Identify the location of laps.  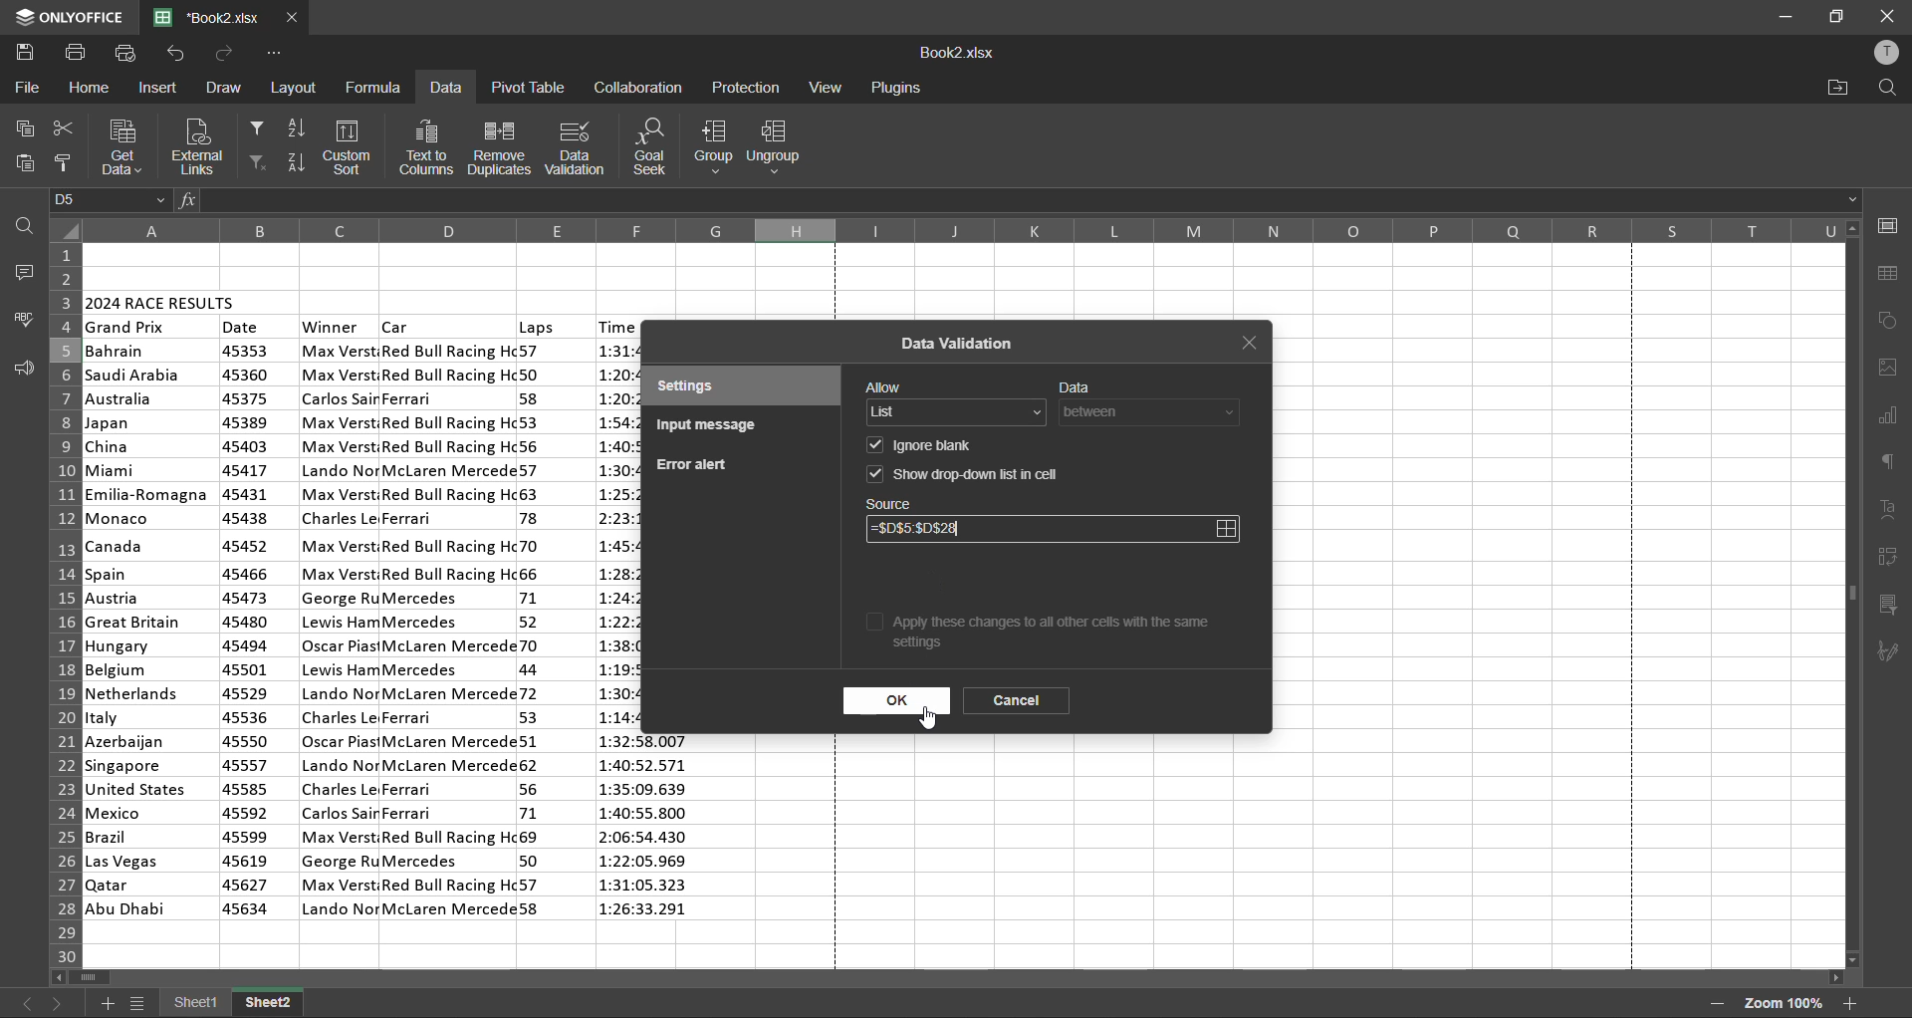
(537, 327).